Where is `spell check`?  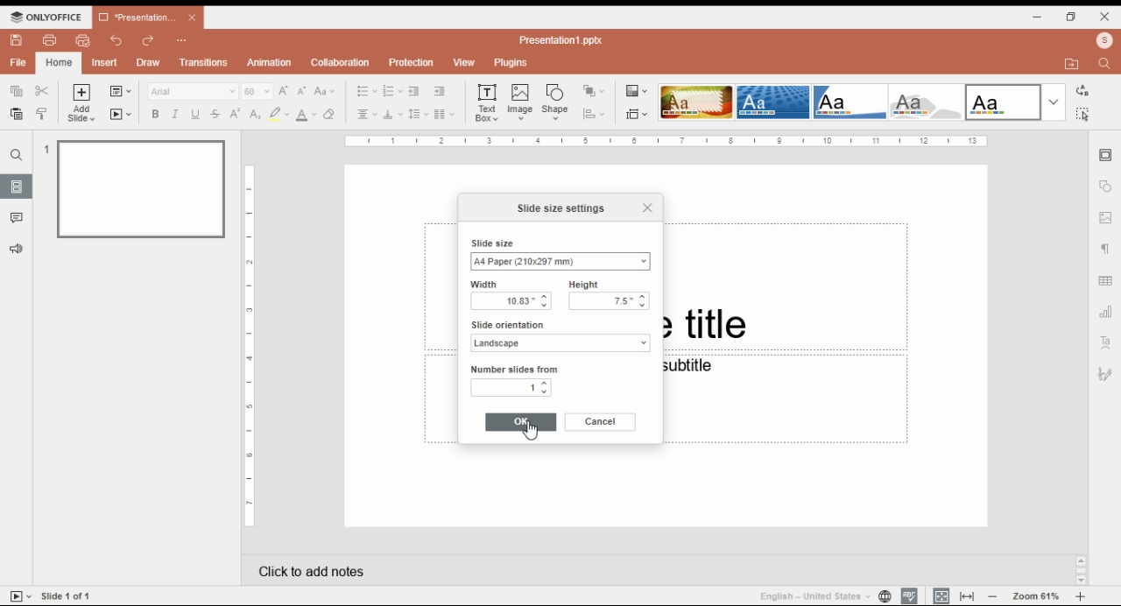 spell check is located at coordinates (909, 595).